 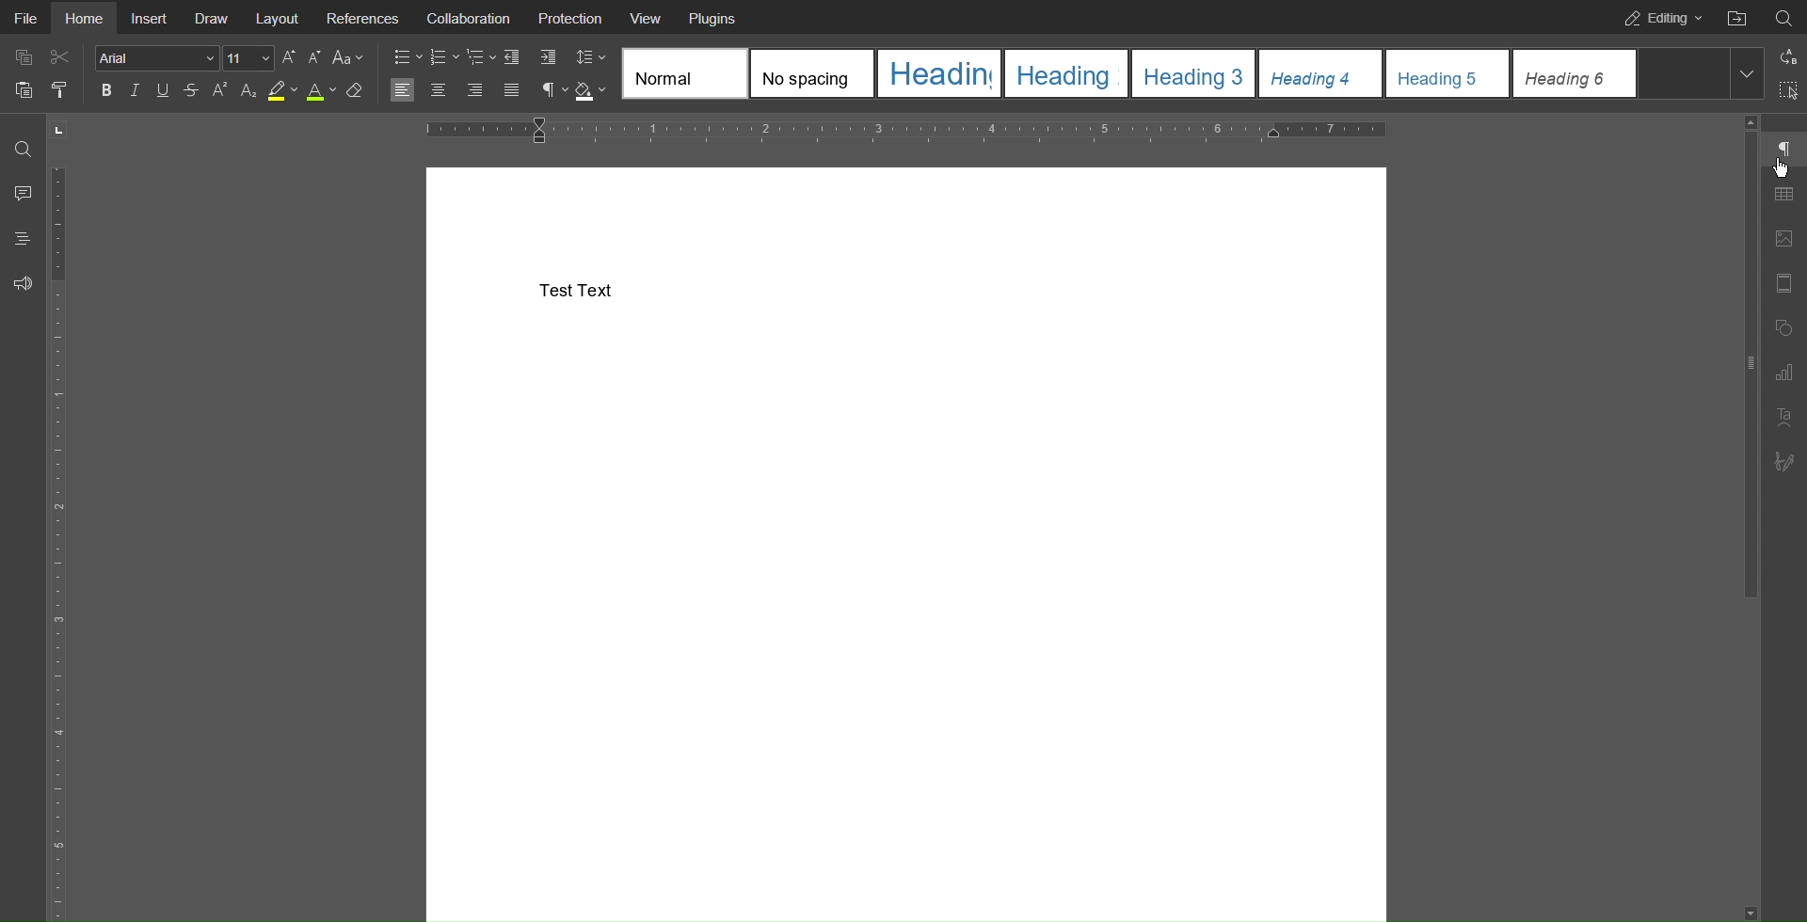 What do you see at coordinates (440, 91) in the screenshot?
I see `Centre Align` at bounding box center [440, 91].